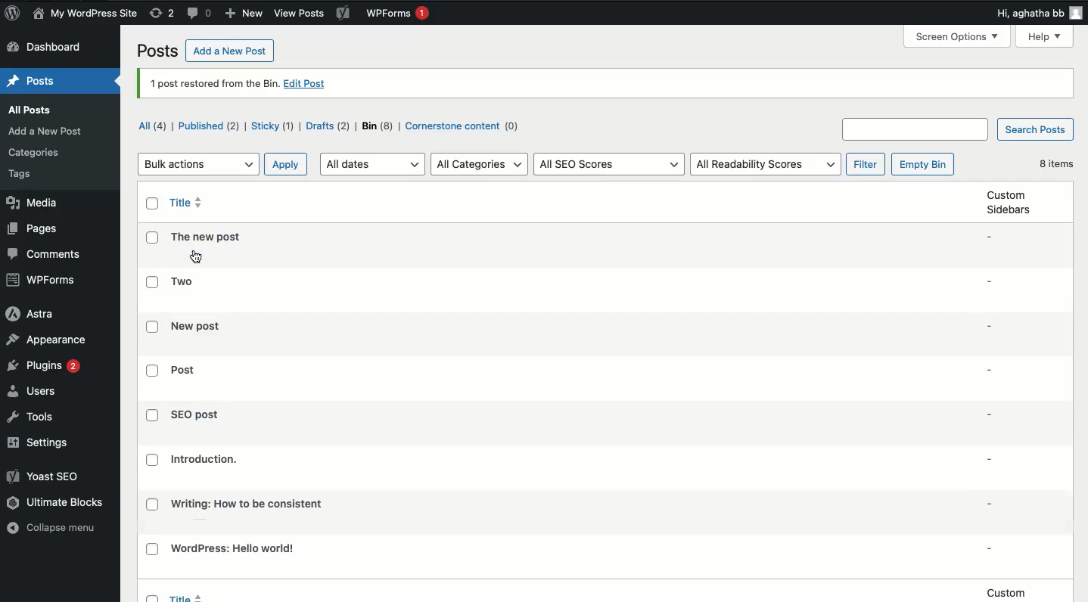 The width and height of the screenshot is (1088, 602). I want to click on empty bin, so click(925, 164).